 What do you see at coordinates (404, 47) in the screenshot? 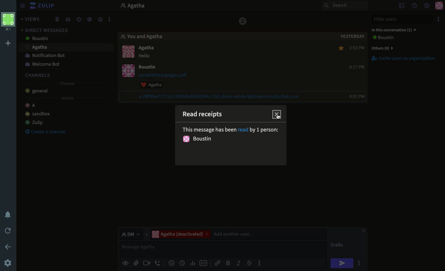
I see `Invite users to org.` at bounding box center [404, 47].